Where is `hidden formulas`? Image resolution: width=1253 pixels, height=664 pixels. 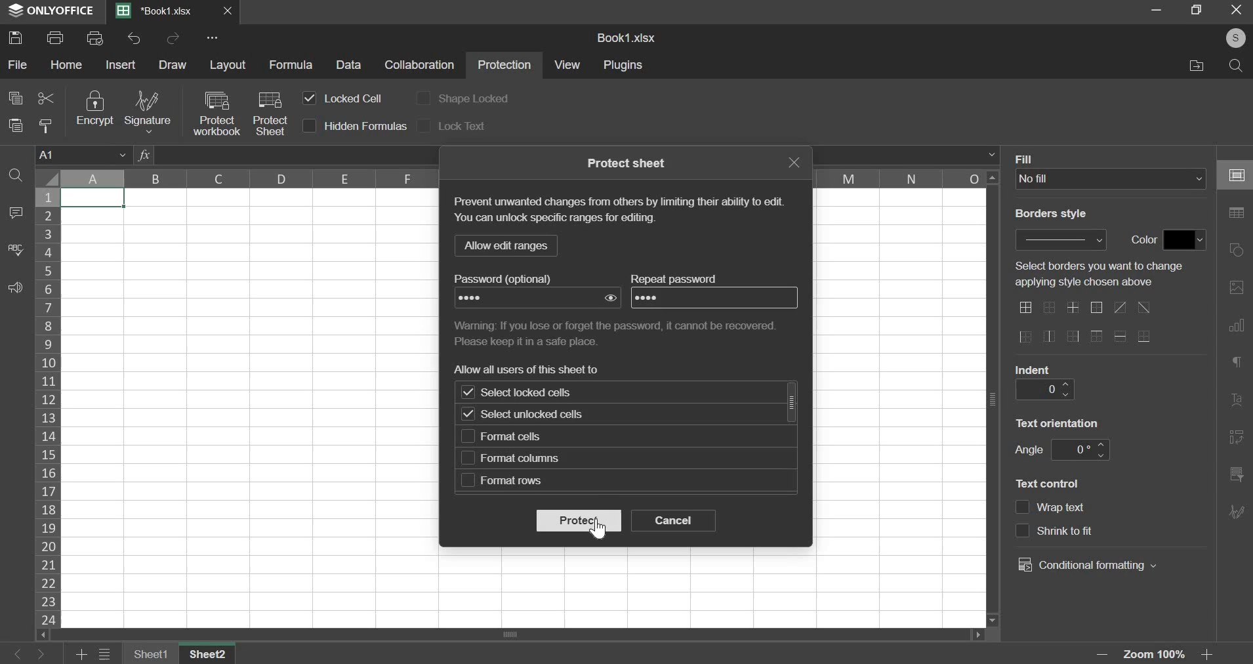 hidden formulas is located at coordinates (366, 126).